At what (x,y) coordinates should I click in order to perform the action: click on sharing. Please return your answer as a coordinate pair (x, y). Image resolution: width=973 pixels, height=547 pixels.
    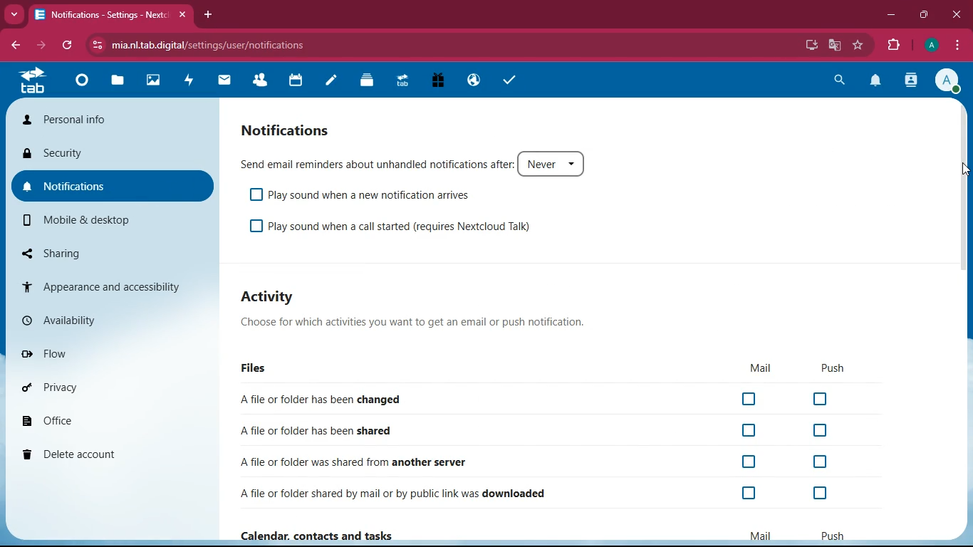
    Looking at the image, I should click on (108, 253).